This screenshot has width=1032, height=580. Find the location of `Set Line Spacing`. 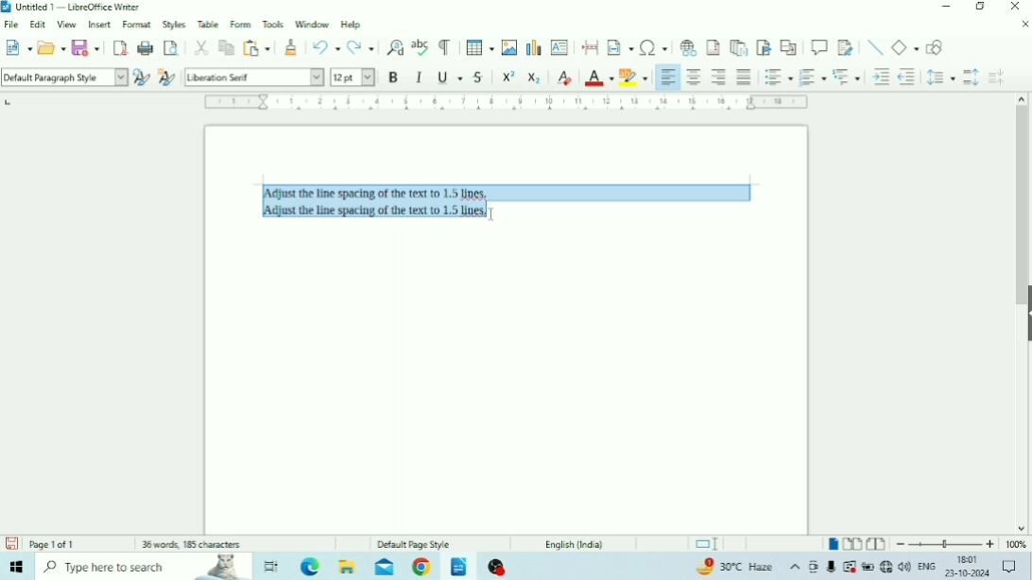

Set Line Spacing is located at coordinates (940, 77).